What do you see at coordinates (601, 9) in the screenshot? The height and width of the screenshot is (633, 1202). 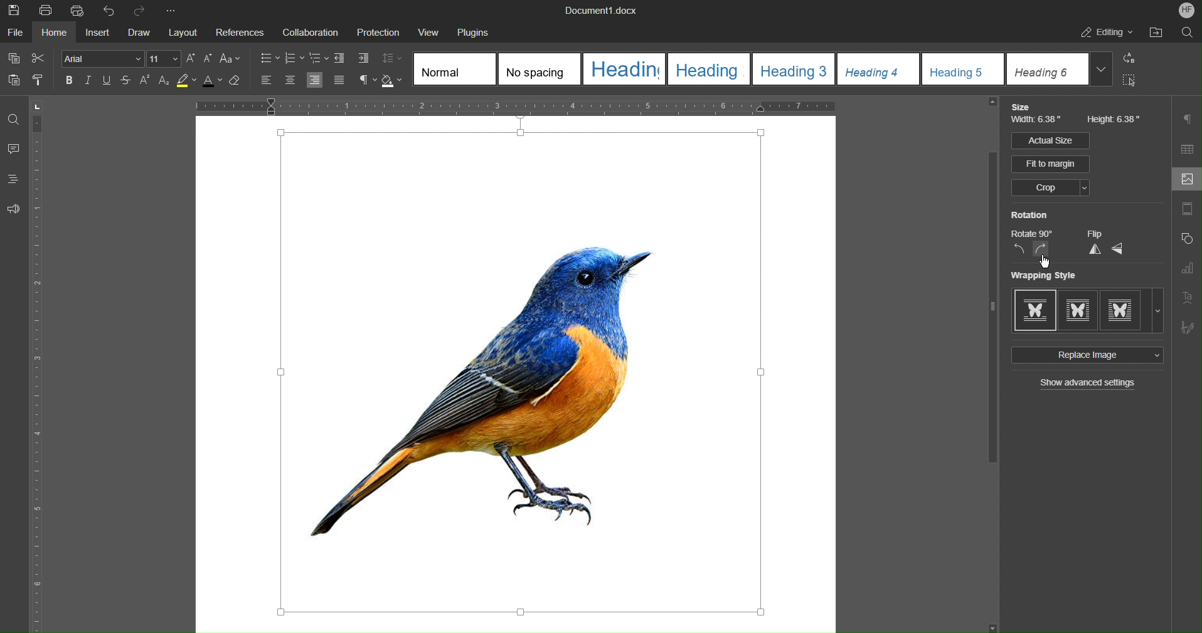 I see `Document1.docx` at bounding box center [601, 9].